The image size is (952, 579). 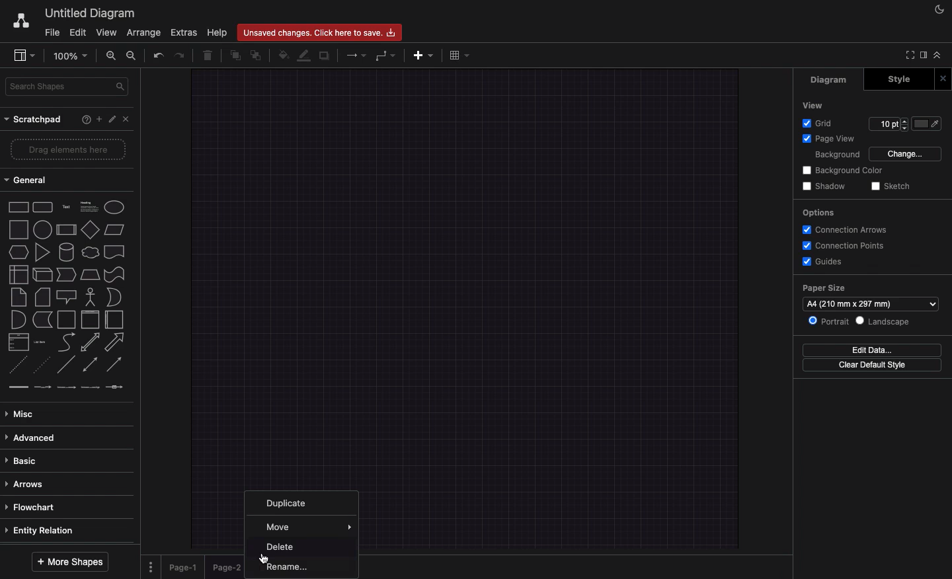 I want to click on Help, so click(x=85, y=119).